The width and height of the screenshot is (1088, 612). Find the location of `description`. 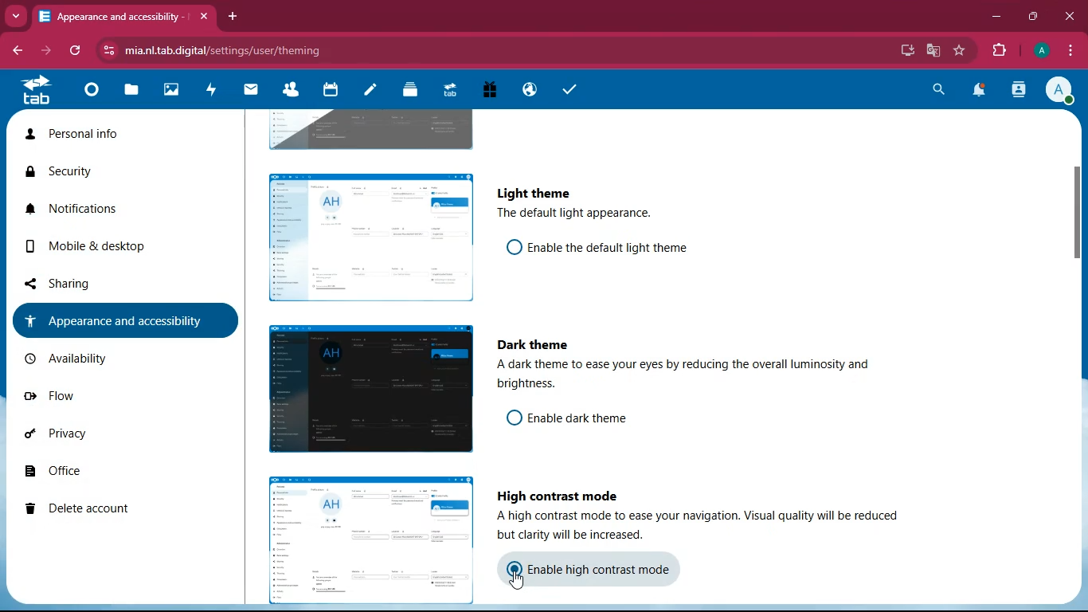

description is located at coordinates (572, 214).